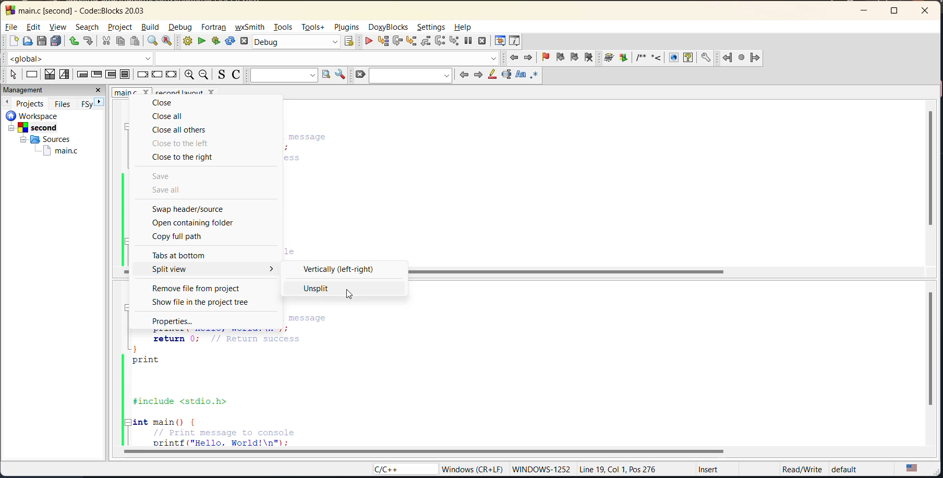  What do you see at coordinates (216, 41) in the screenshot?
I see `build and run` at bounding box center [216, 41].